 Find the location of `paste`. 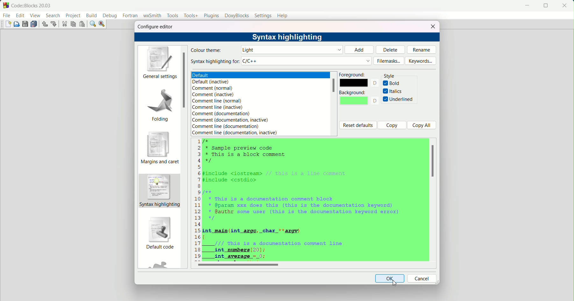

paste is located at coordinates (82, 24).